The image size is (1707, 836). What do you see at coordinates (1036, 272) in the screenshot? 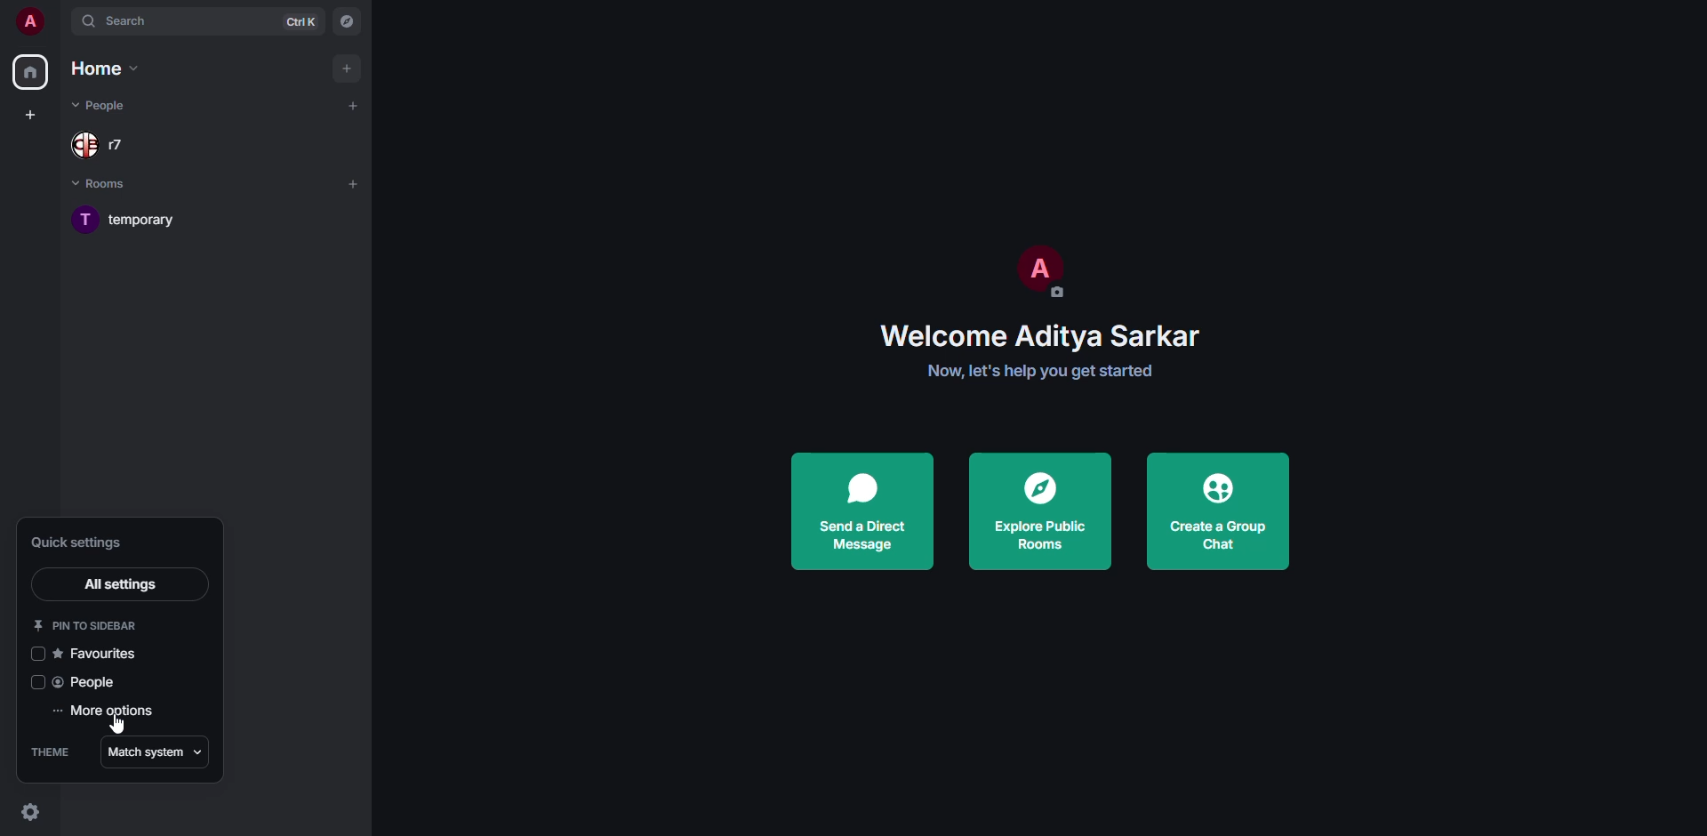
I see `profile pic` at bounding box center [1036, 272].